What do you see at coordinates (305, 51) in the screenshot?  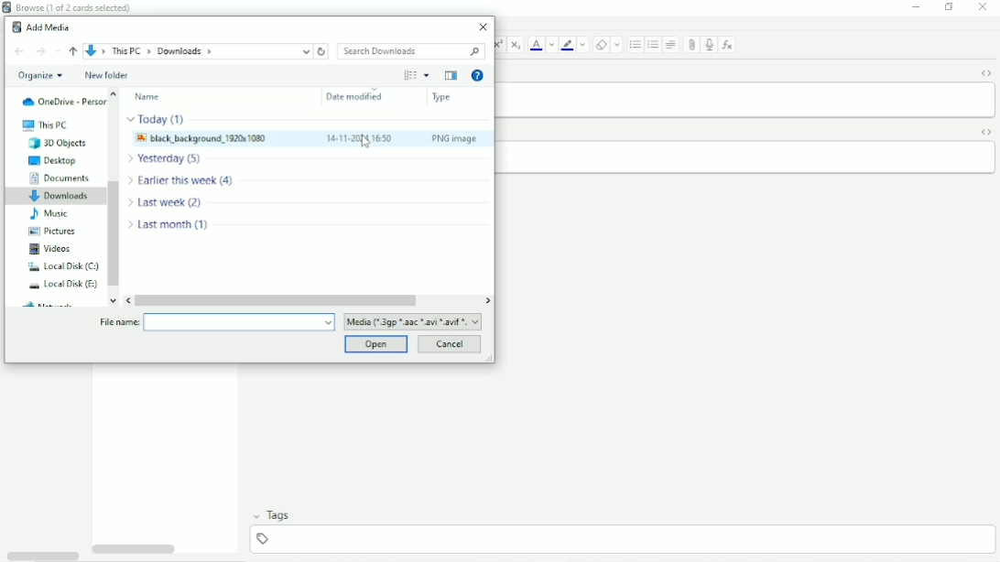 I see `up to current location` at bounding box center [305, 51].